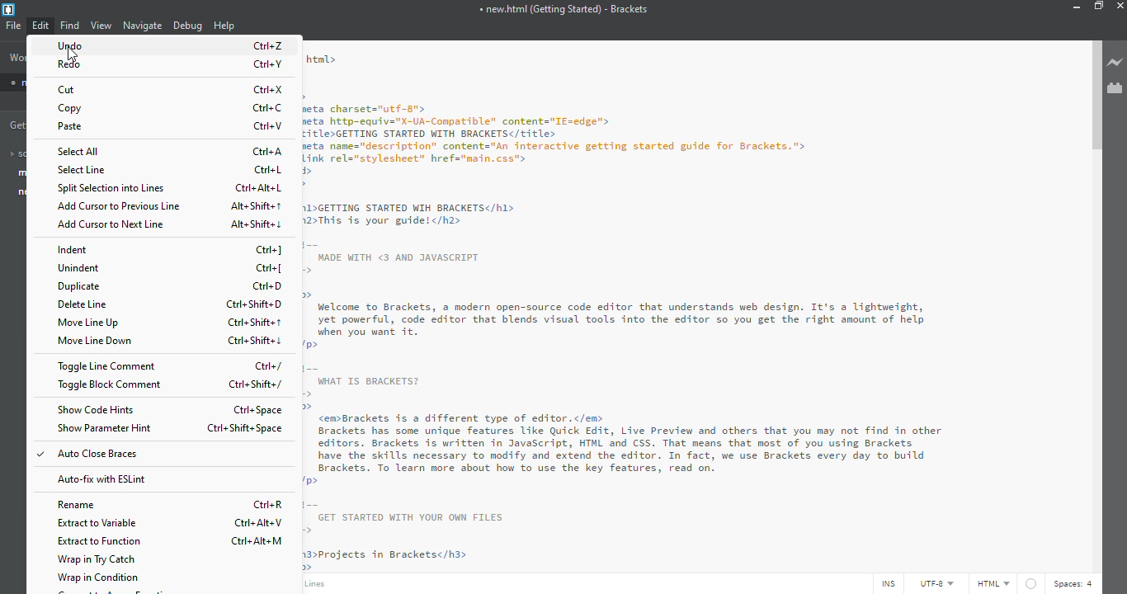 The height and width of the screenshot is (594, 1127). What do you see at coordinates (272, 269) in the screenshot?
I see `ctrl+[` at bounding box center [272, 269].